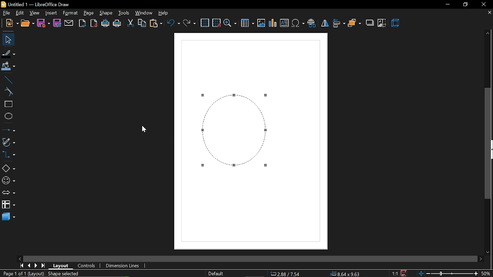 The height and width of the screenshot is (277, 493). What do you see at coordinates (156, 24) in the screenshot?
I see `paste` at bounding box center [156, 24].